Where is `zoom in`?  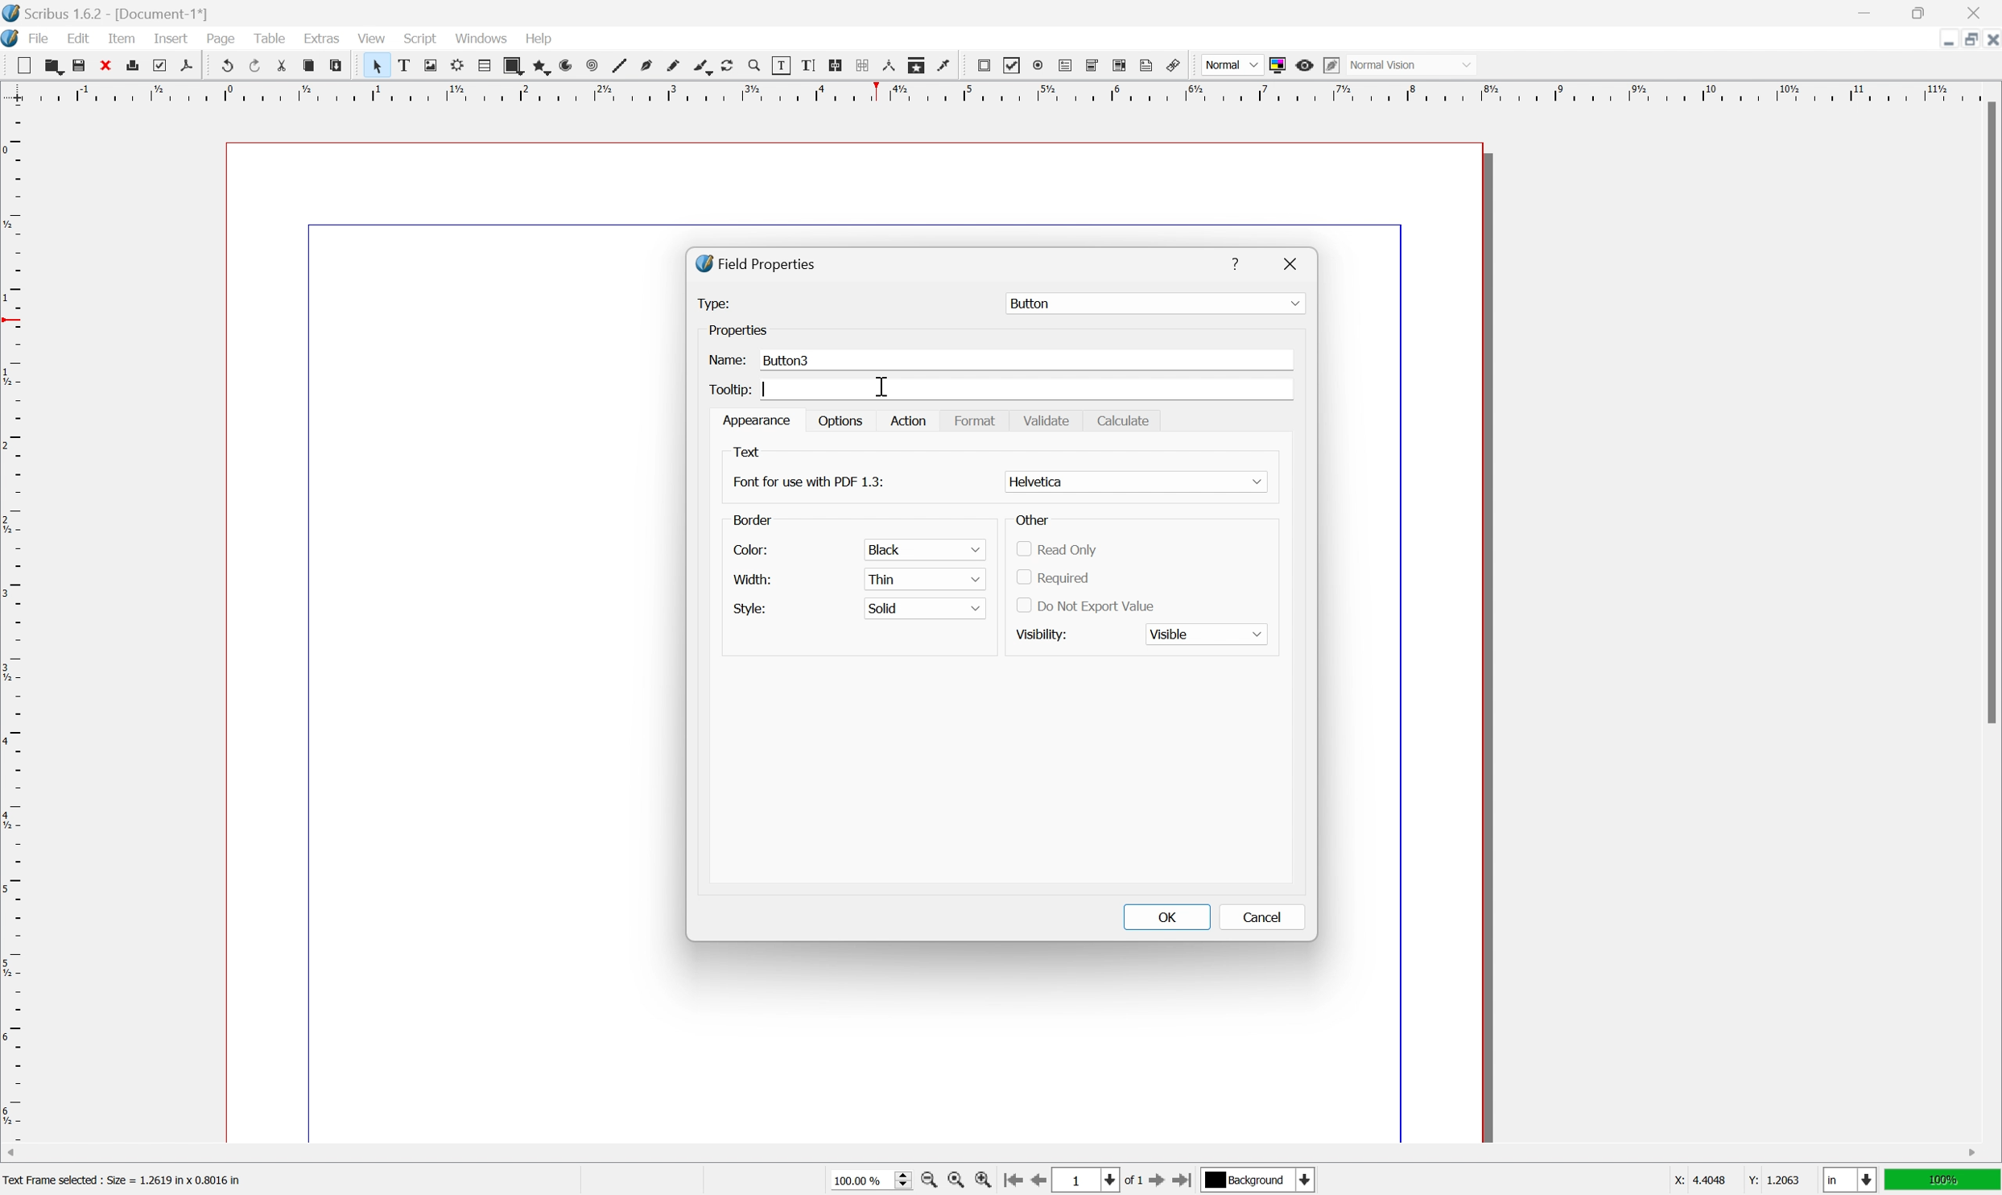
zoom in is located at coordinates (982, 1182).